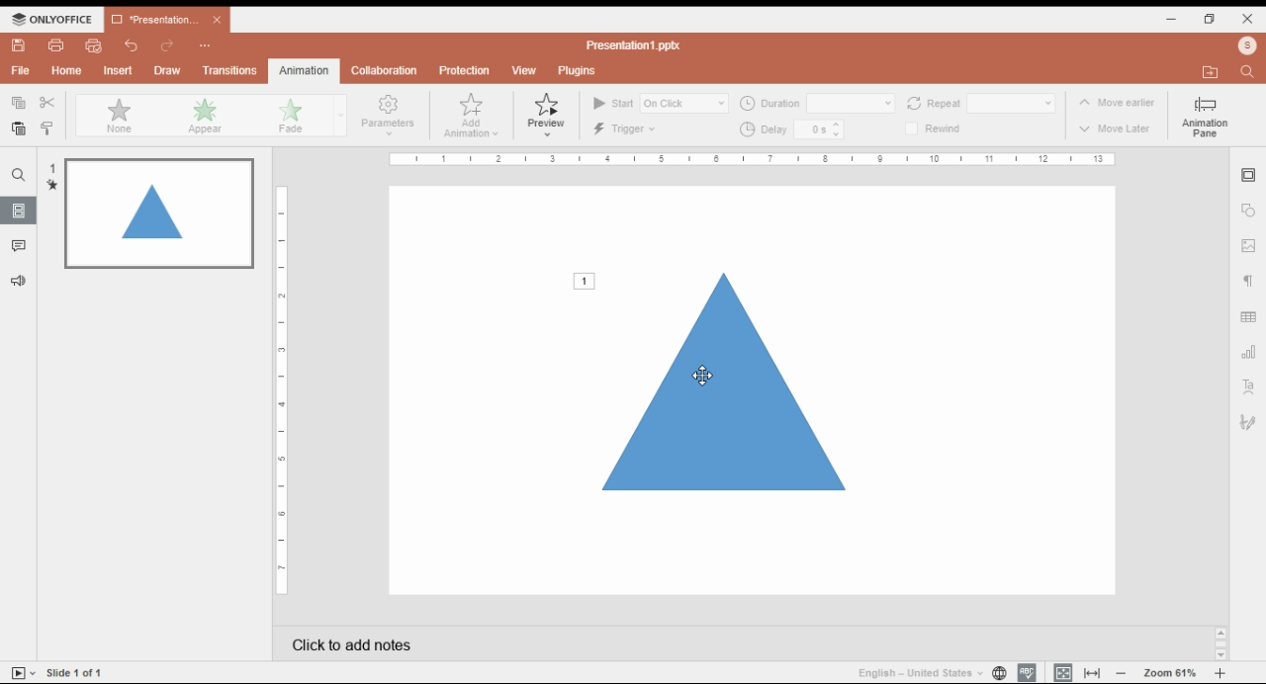 This screenshot has height=684, width=1266. What do you see at coordinates (19, 672) in the screenshot?
I see `start slide show` at bounding box center [19, 672].